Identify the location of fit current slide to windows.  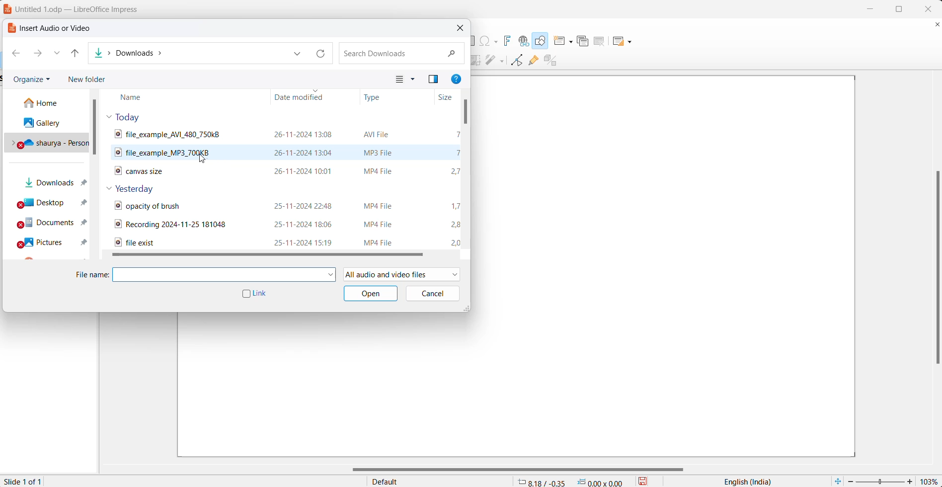
(838, 481).